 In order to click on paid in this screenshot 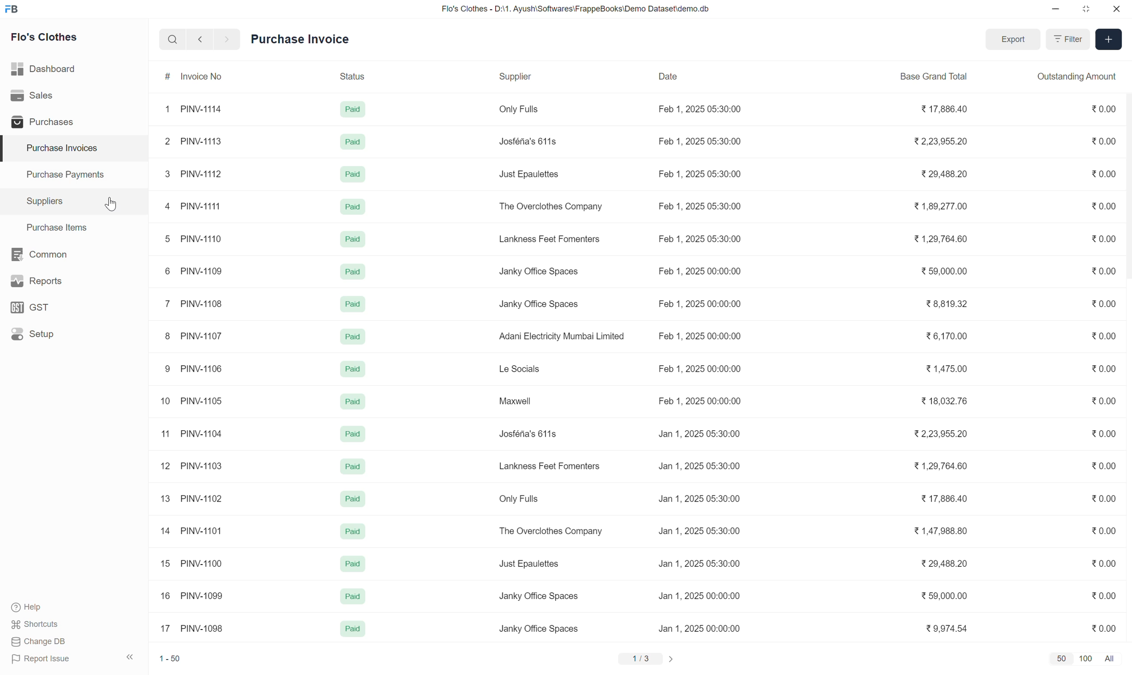, I will do `click(352, 369)`.